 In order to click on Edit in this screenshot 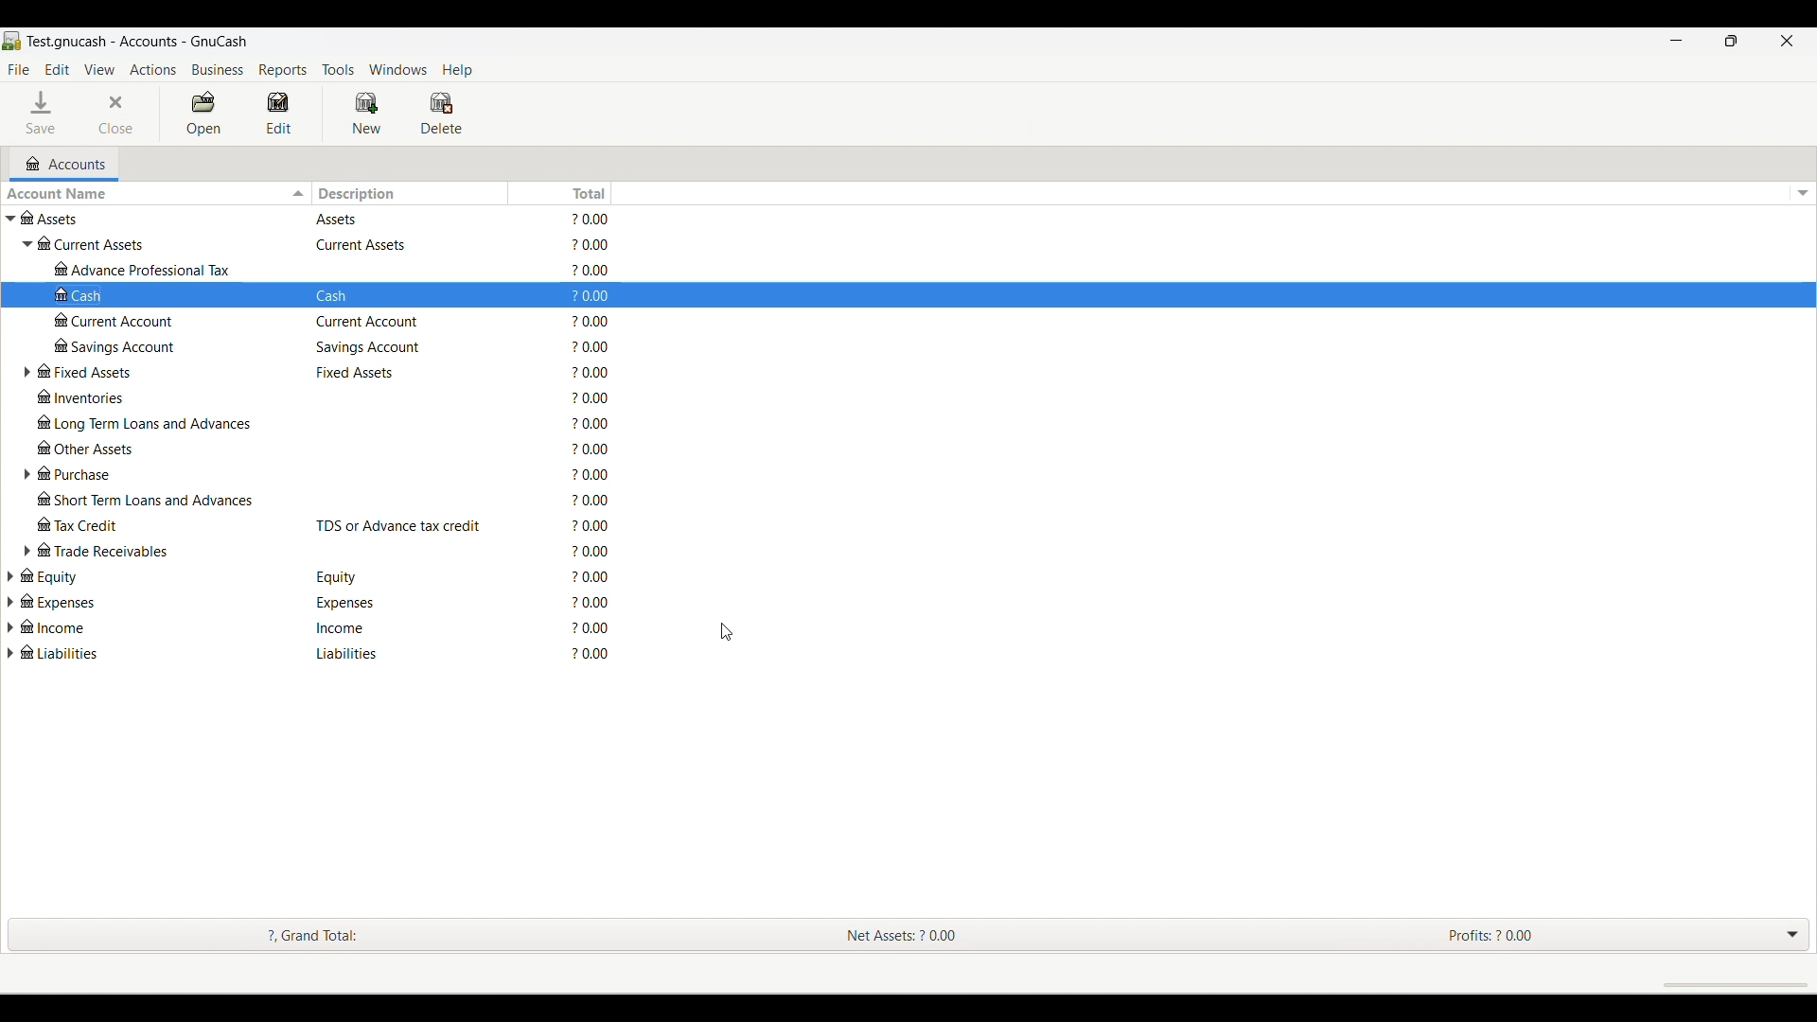, I will do `click(278, 113)`.